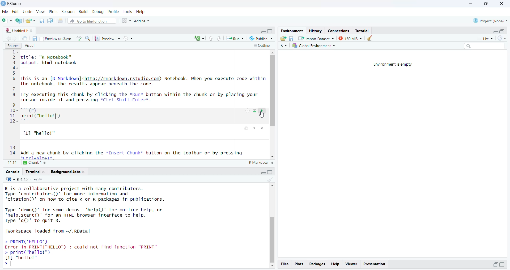  What do you see at coordinates (503, 31) in the screenshot?
I see `collapse` at bounding box center [503, 31].